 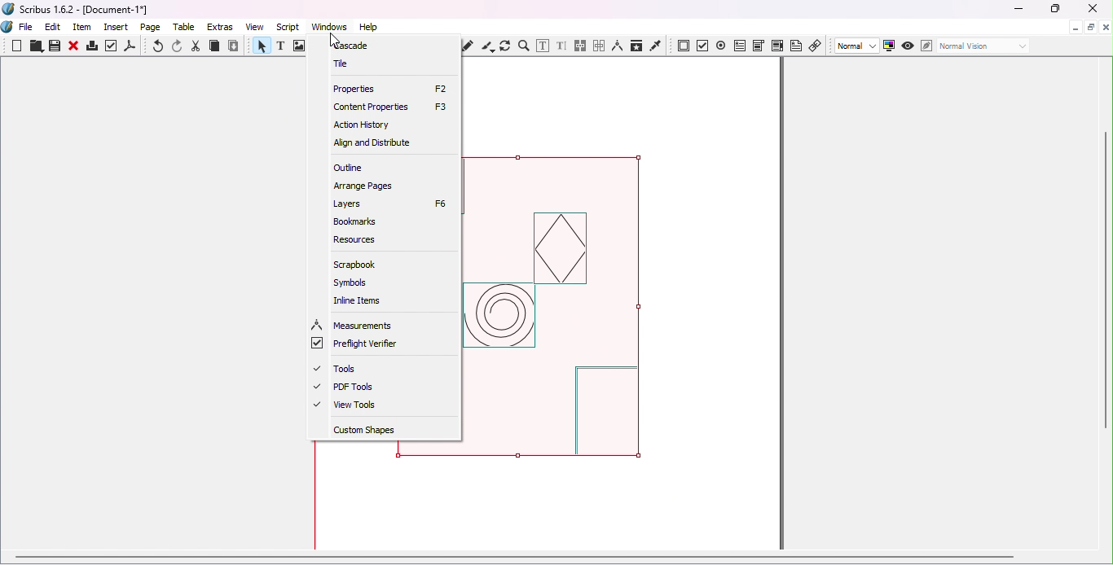 What do you see at coordinates (356, 239) in the screenshot?
I see `Resources` at bounding box center [356, 239].